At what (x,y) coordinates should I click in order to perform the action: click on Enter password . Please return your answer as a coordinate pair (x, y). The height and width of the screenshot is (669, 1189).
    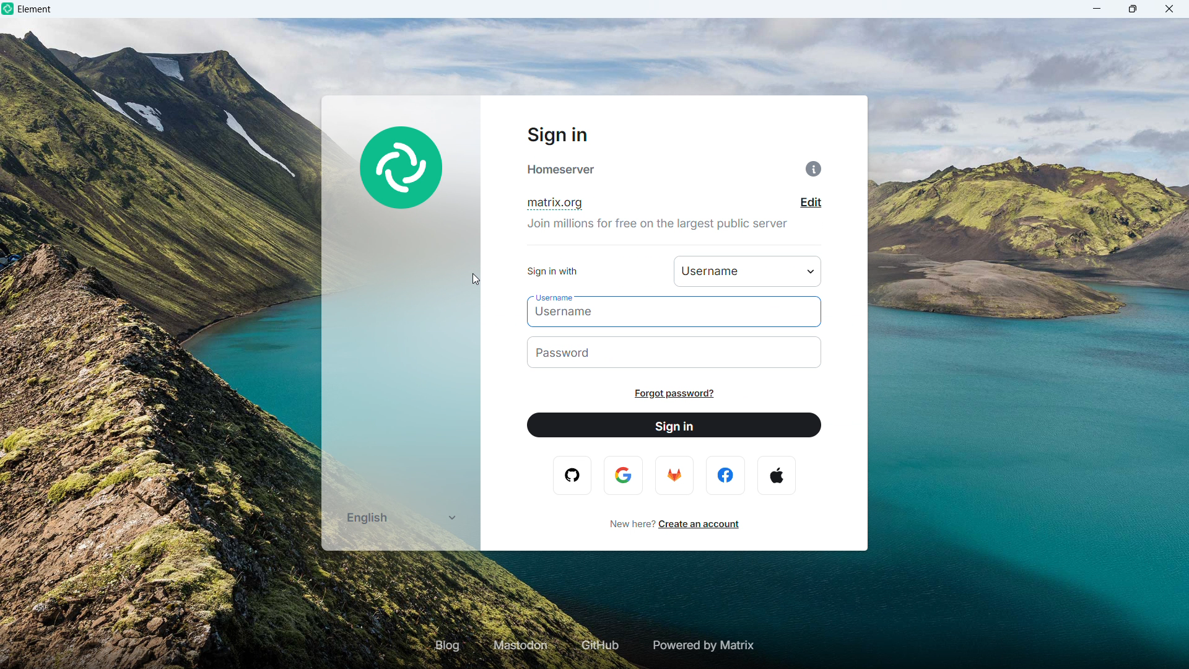
    Looking at the image, I should click on (676, 352).